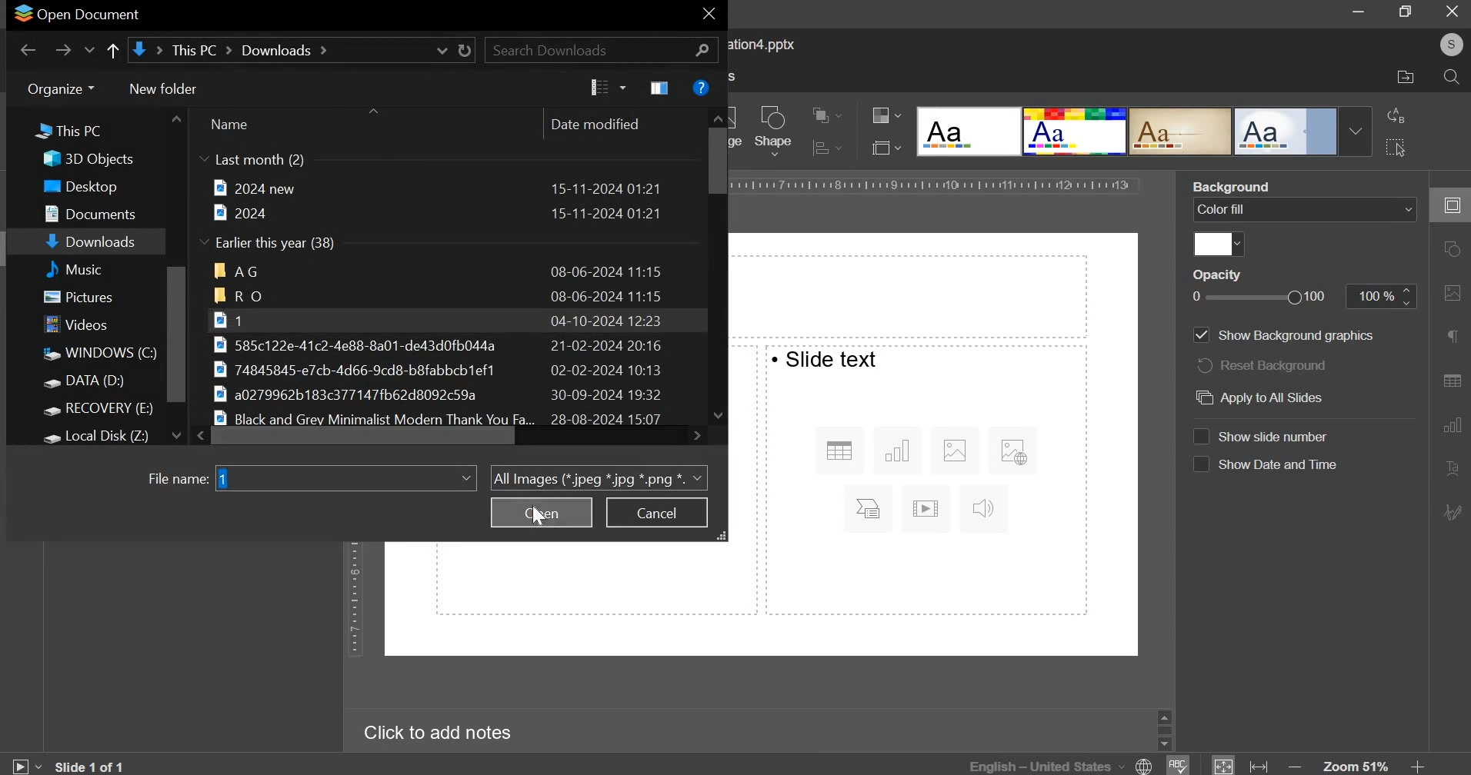  I want to click on fit to window, so click(1224, 766).